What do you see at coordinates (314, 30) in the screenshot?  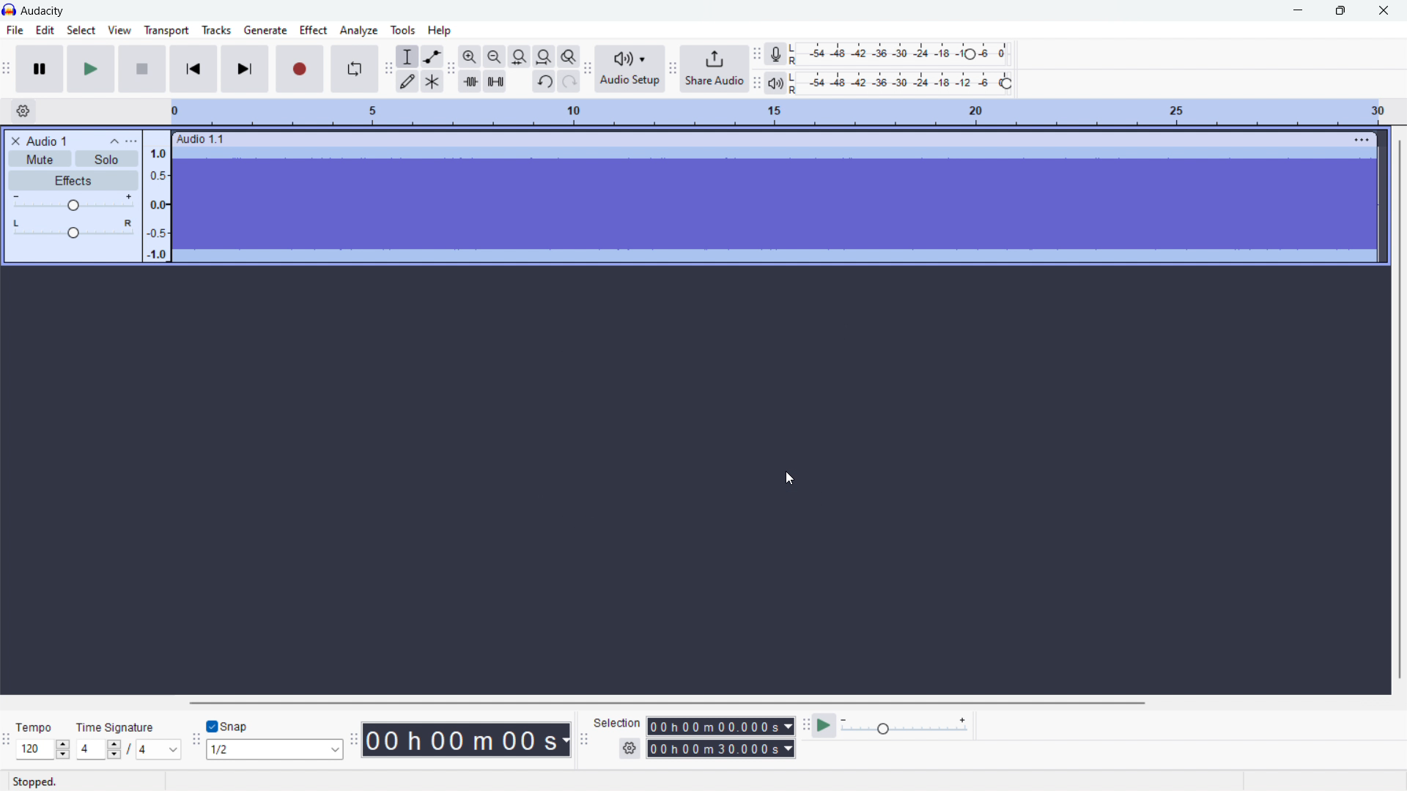 I see `effect` at bounding box center [314, 30].